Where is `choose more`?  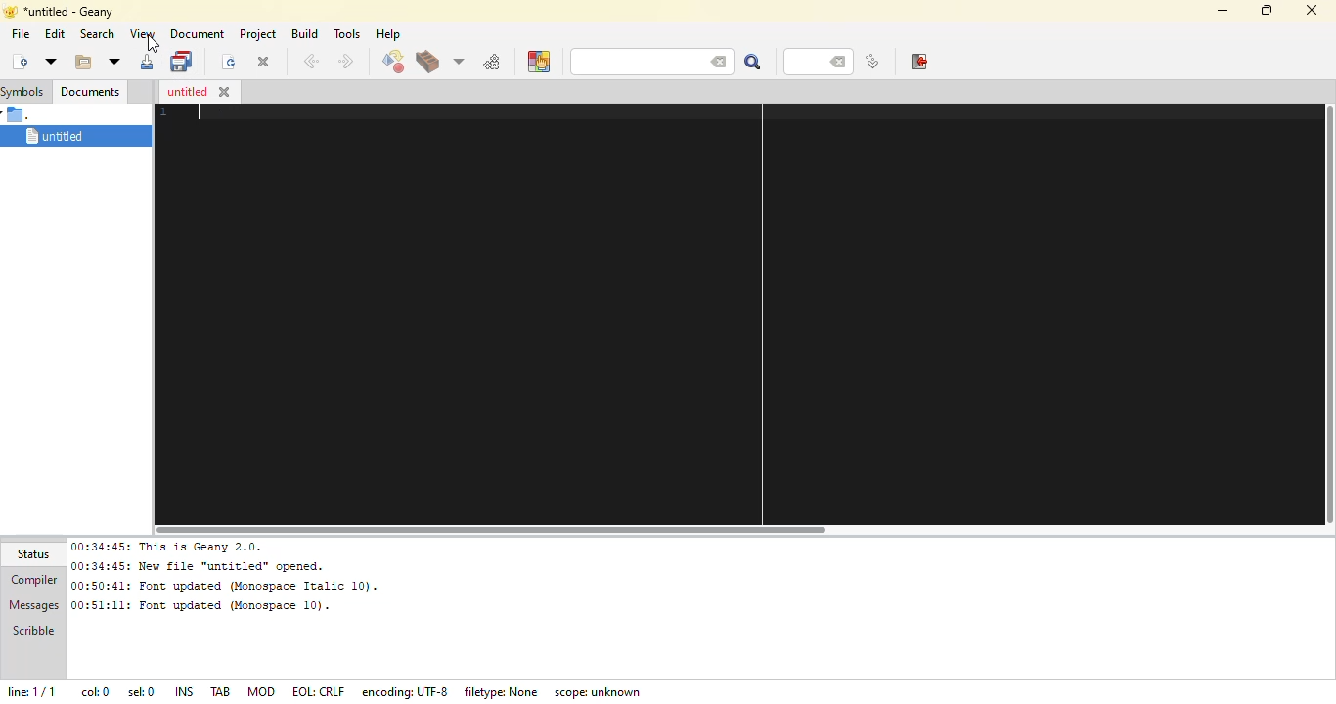
choose more is located at coordinates (457, 61).